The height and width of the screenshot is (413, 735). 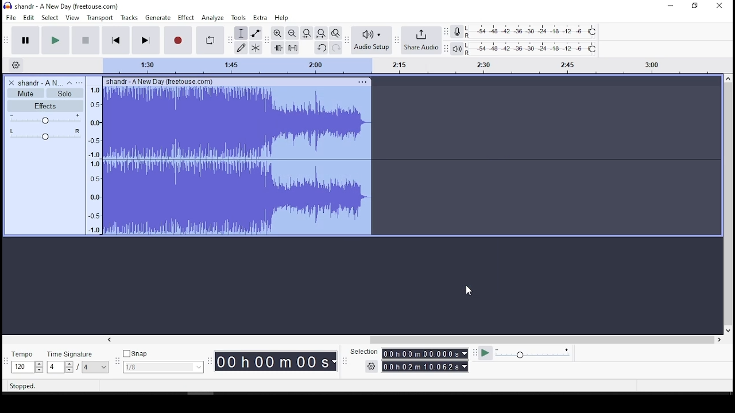 I want to click on frequency scale, so click(x=94, y=163).